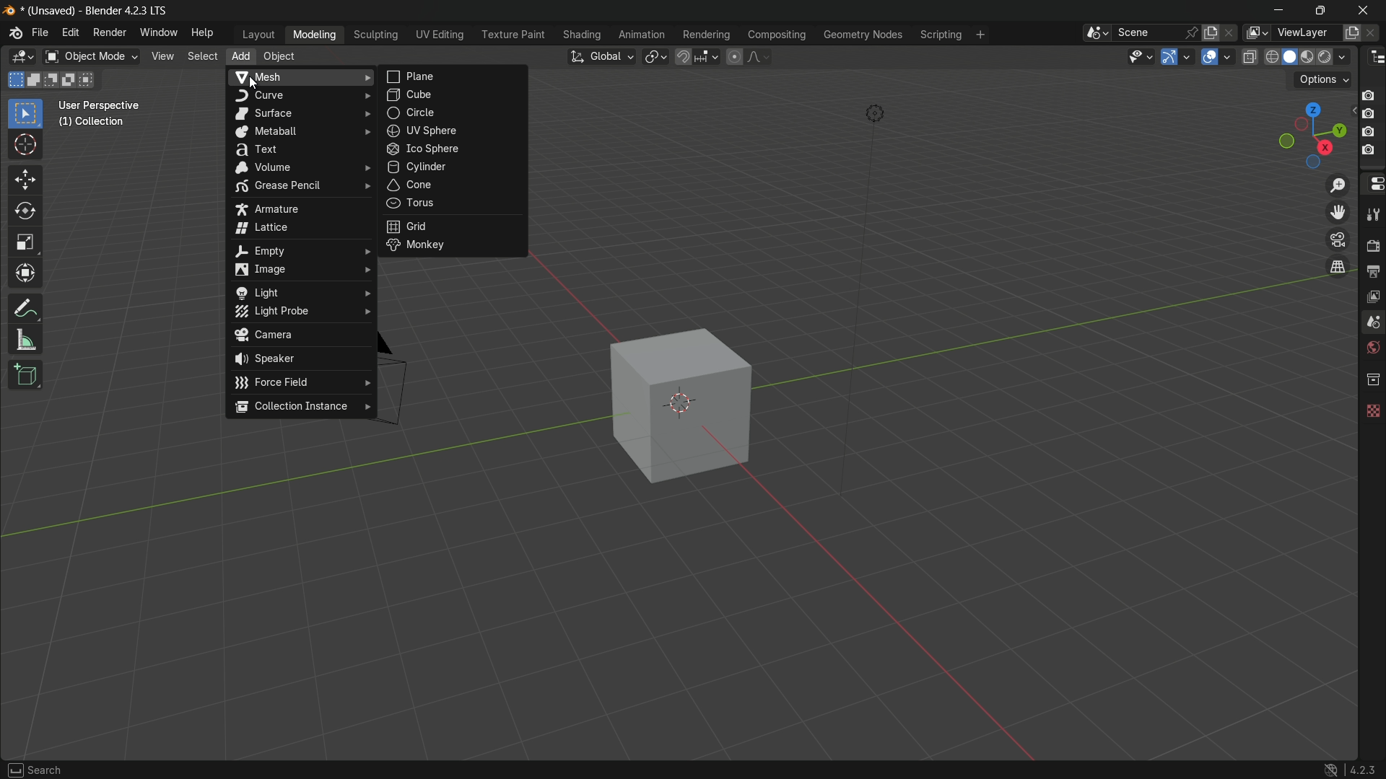 The image size is (1386, 779). What do you see at coordinates (582, 35) in the screenshot?
I see `shading menu` at bounding box center [582, 35].